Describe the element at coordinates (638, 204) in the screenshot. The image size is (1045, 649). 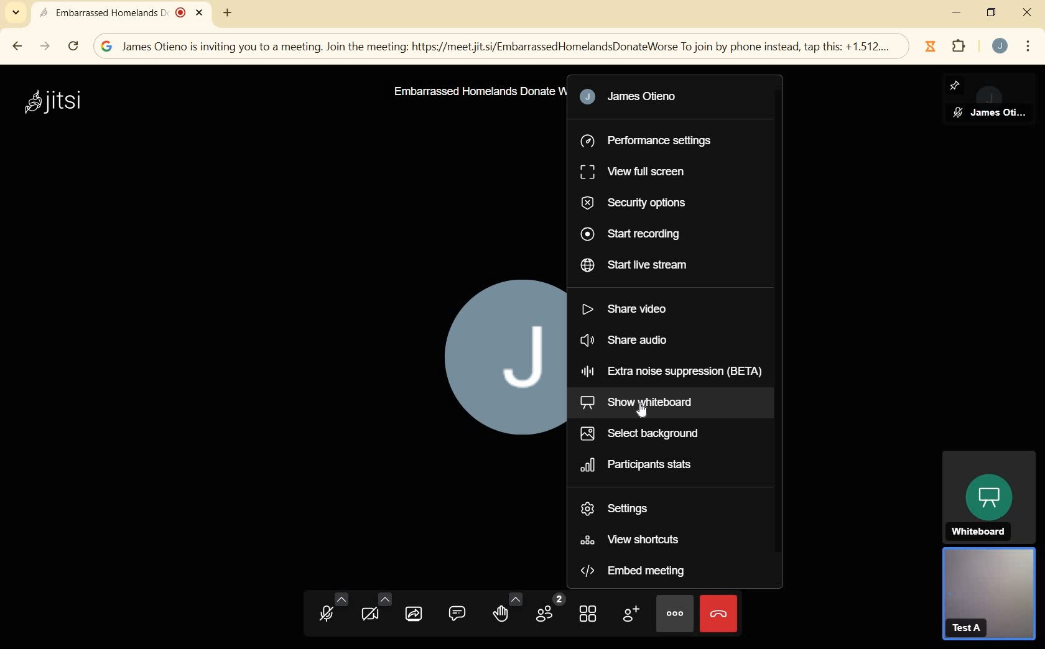
I see `SECURITY OPTIONS` at that location.